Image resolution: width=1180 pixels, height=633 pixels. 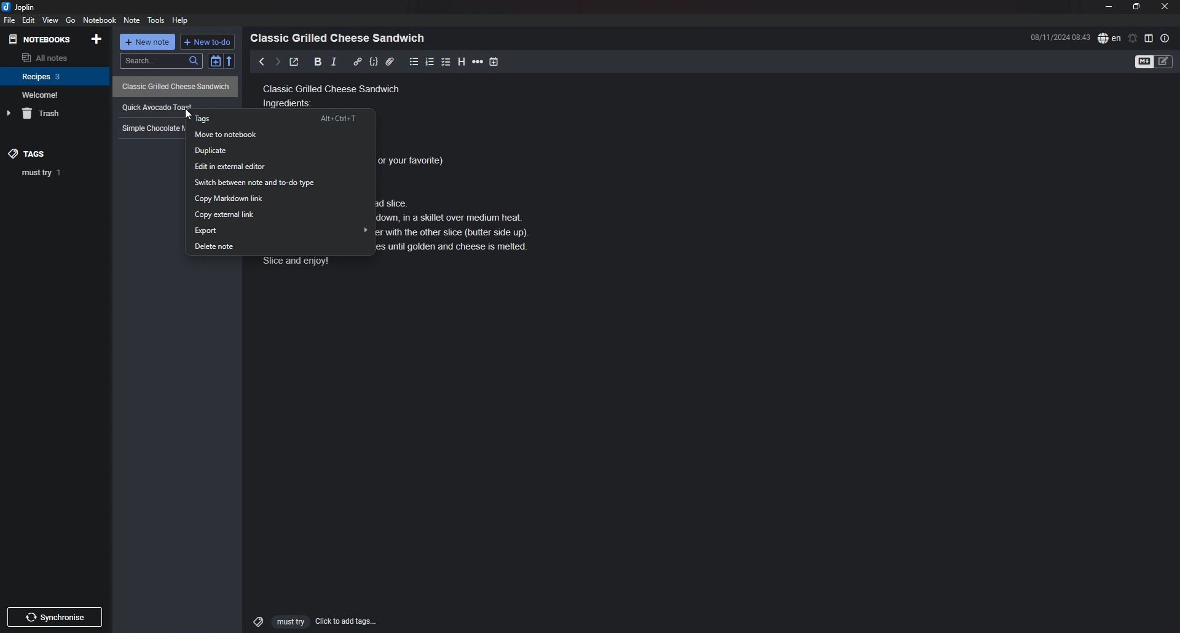 I want to click on view, so click(x=50, y=20).